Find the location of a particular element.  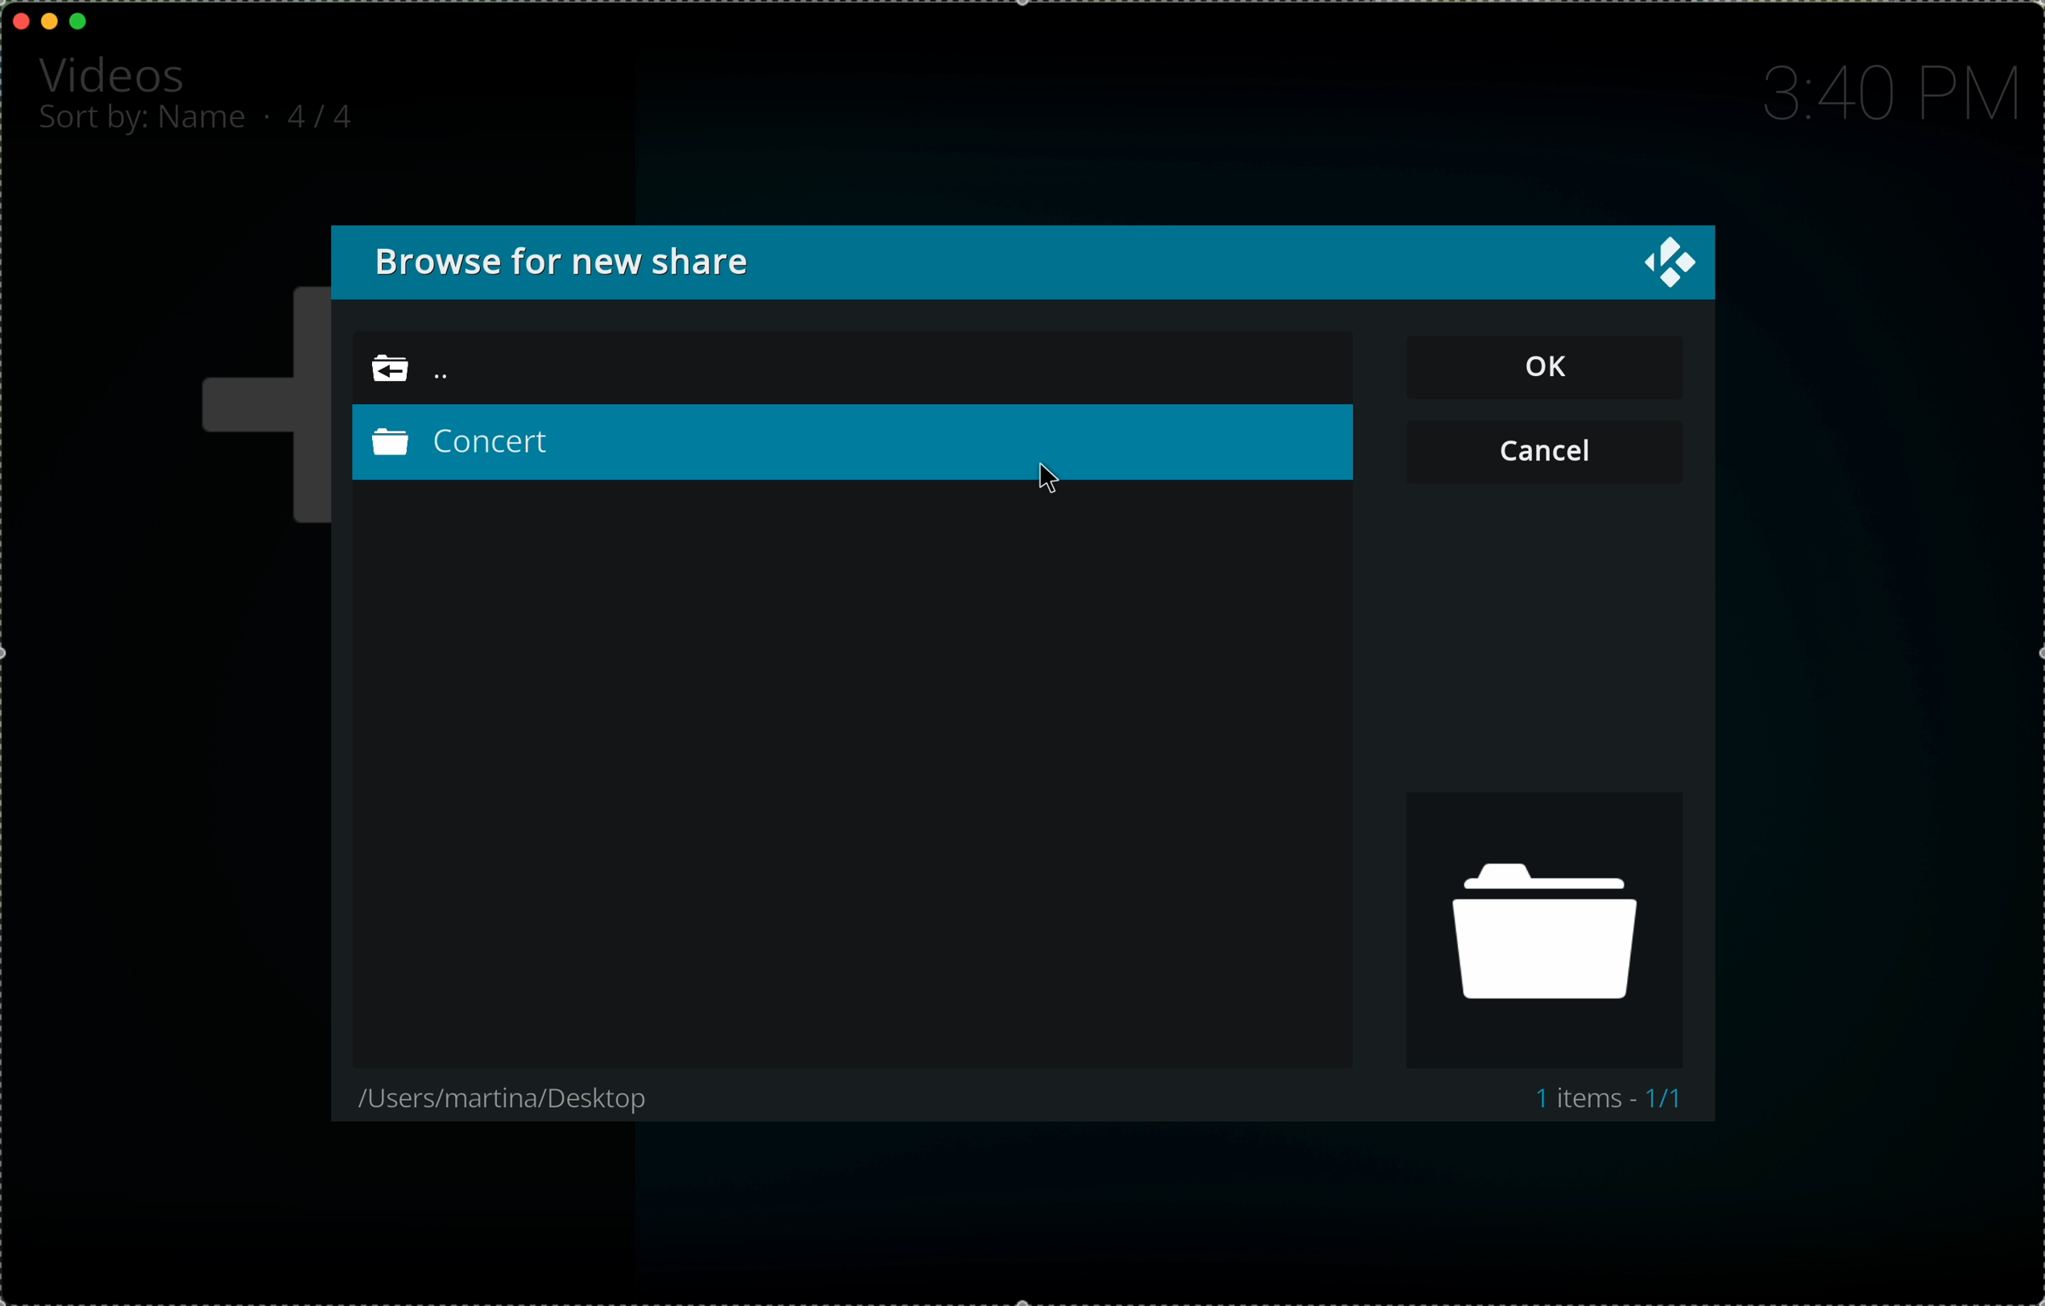

close is located at coordinates (1658, 265).